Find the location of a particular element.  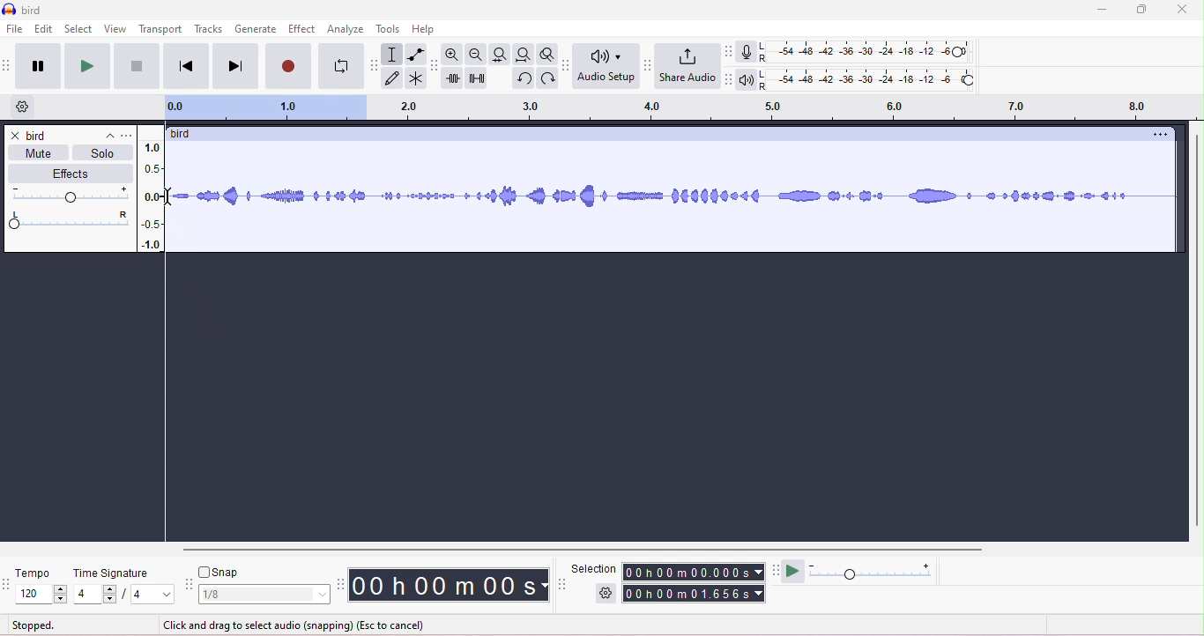

tools tool bar is located at coordinates (373, 64).